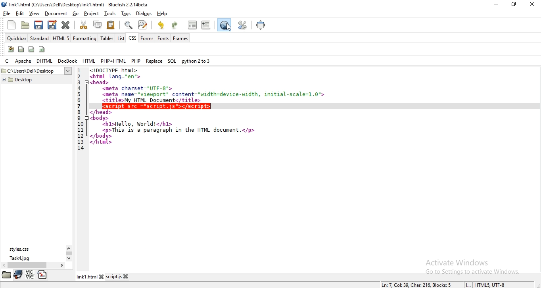 The width and height of the screenshot is (541, 288). Describe the element at coordinates (531, 4) in the screenshot. I see `close` at that location.